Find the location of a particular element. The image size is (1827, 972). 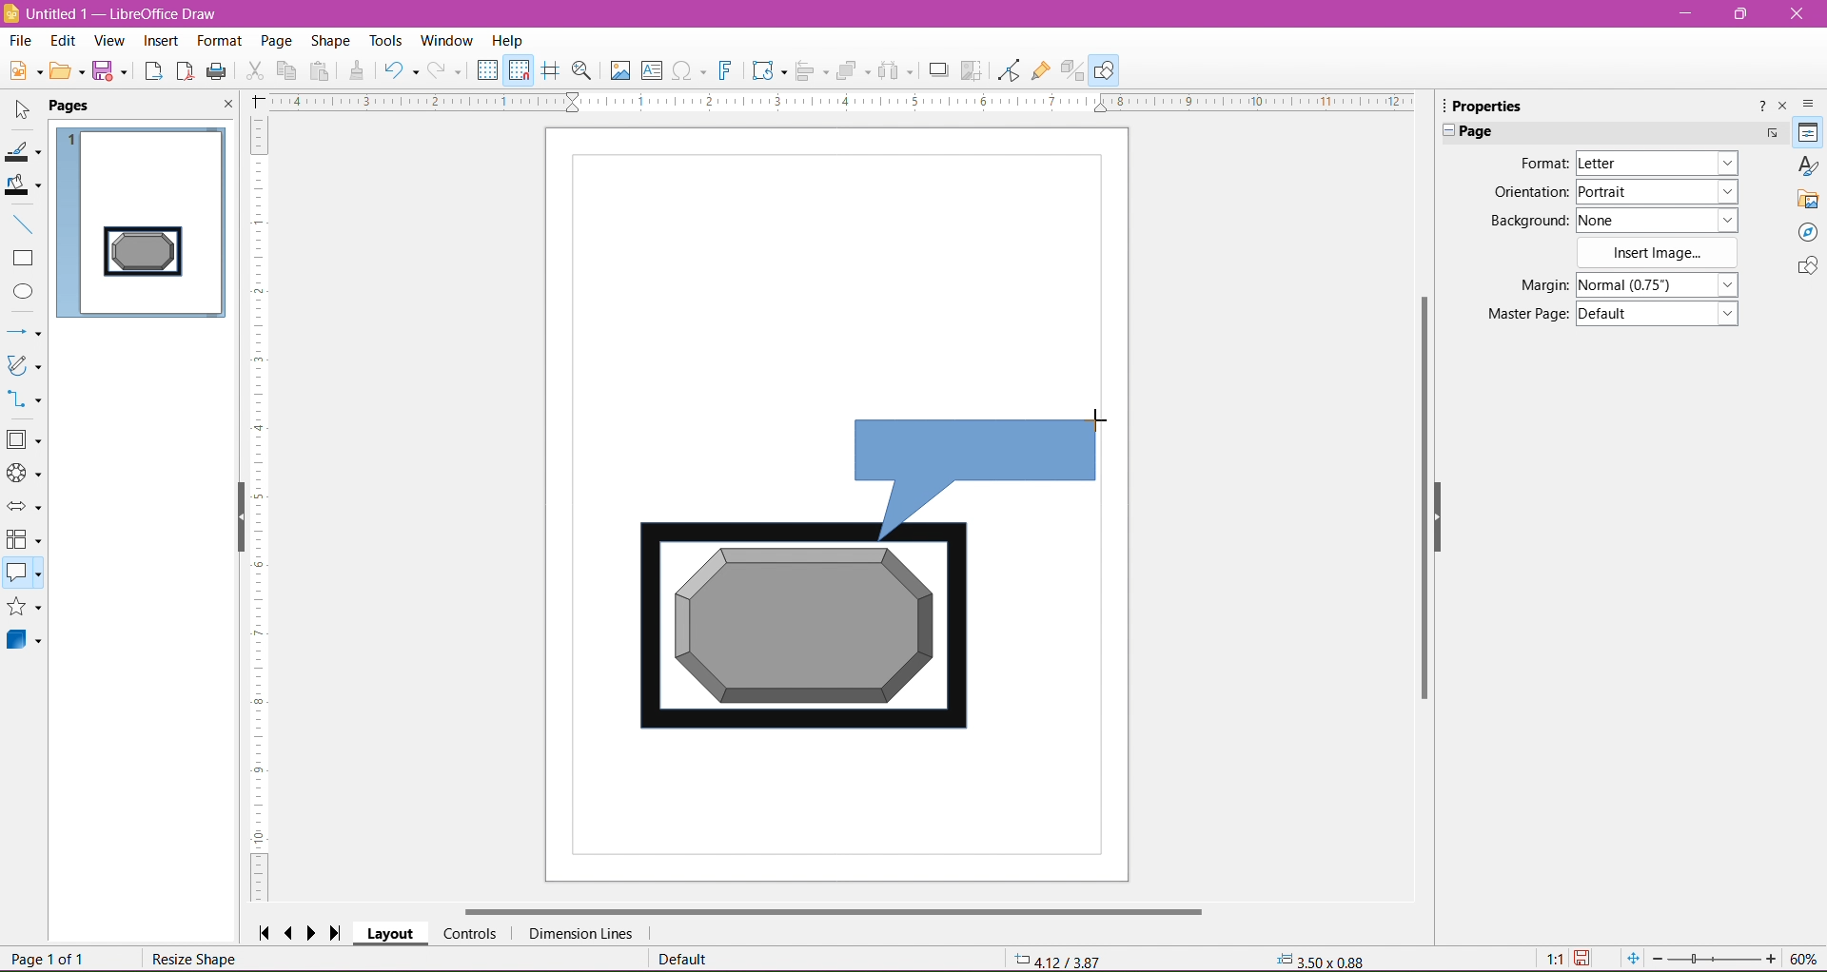

Margin is located at coordinates (1525, 285).